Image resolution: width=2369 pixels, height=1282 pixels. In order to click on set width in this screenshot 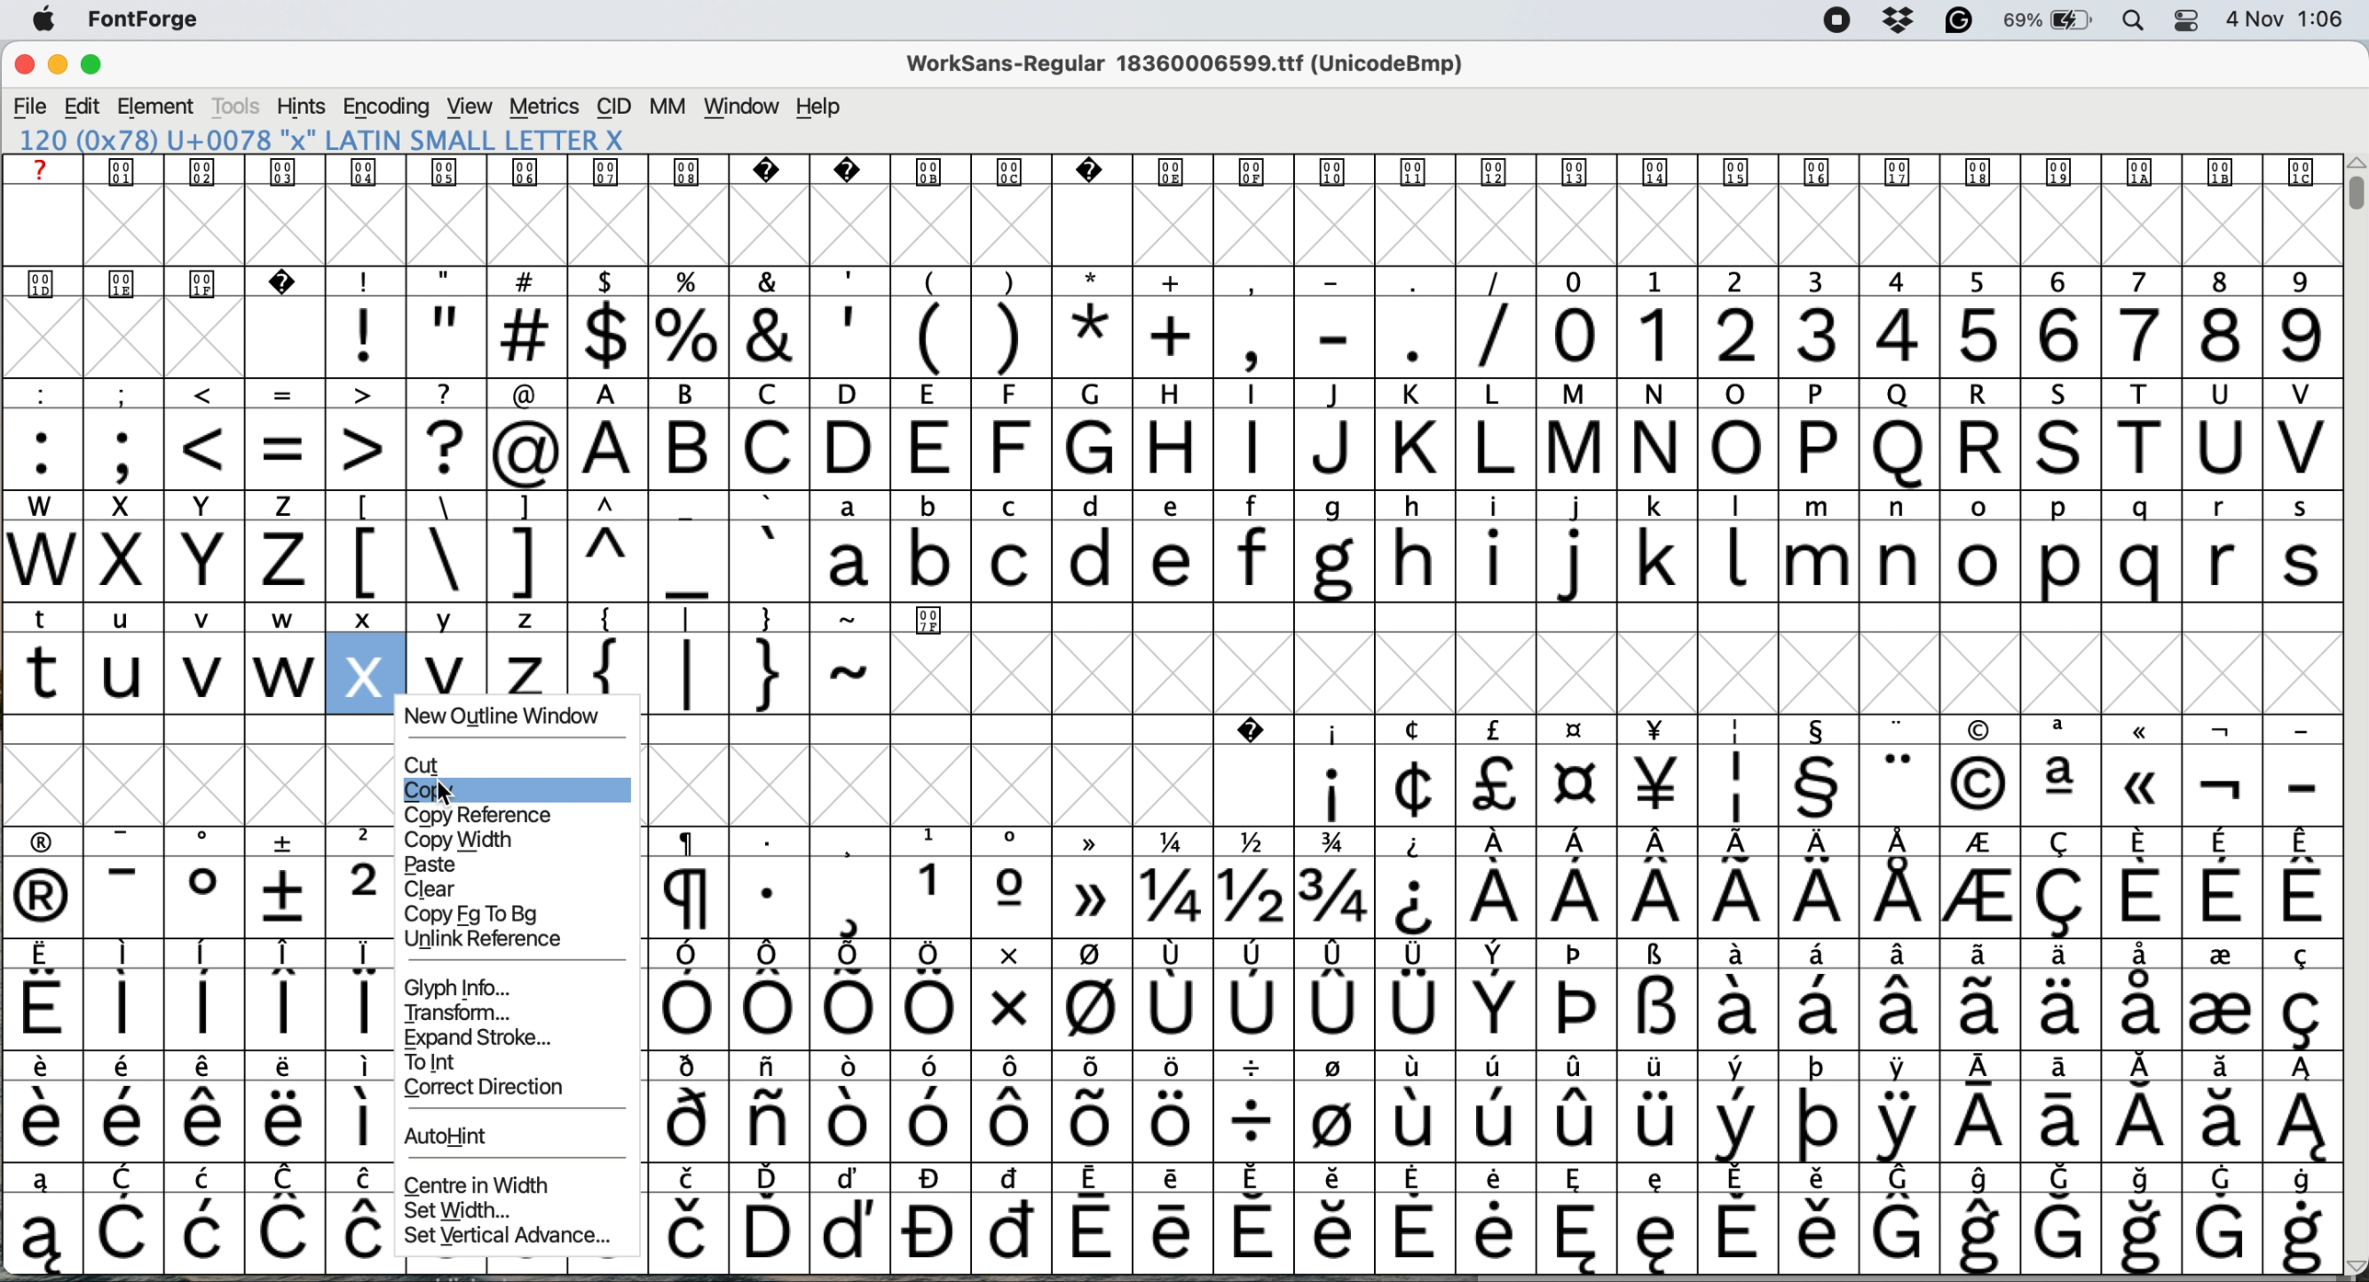, I will do `click(463, 1208)`.